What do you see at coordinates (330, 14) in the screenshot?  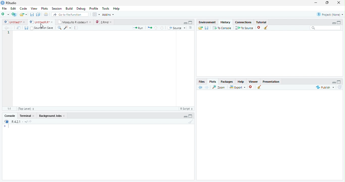 I see `Project: (None)` at bounding box center [330, 14].